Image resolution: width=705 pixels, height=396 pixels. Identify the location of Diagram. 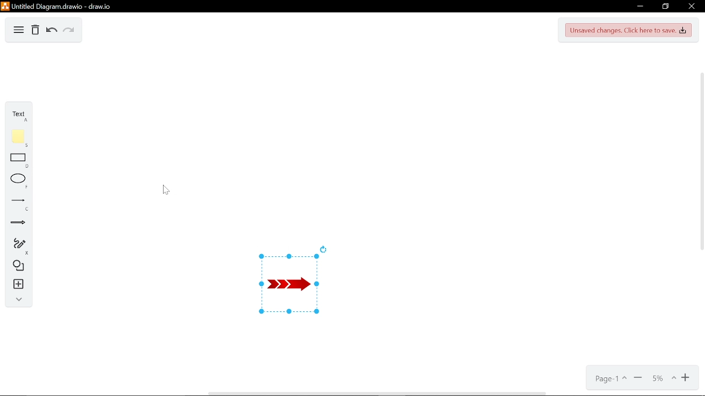
(18, 31).